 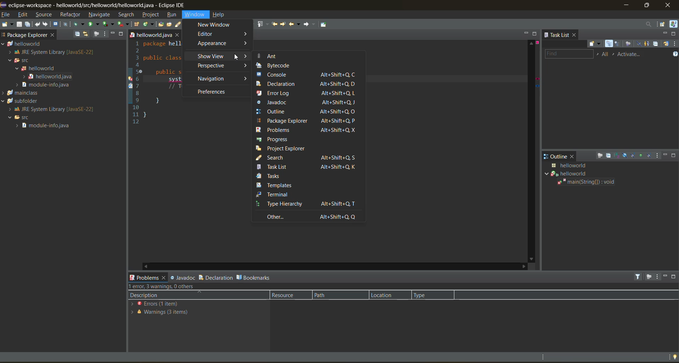 What do you see at coordinates (45, 67) in the screenshot?
I see `helloworld` at bounding box center [45, 67].